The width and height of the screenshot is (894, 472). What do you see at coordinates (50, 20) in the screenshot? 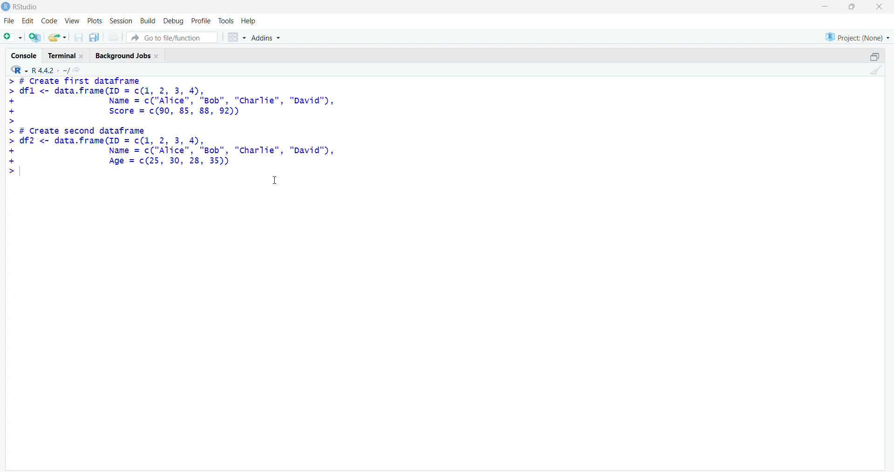
I see `code` at bounding box center [50, 20].